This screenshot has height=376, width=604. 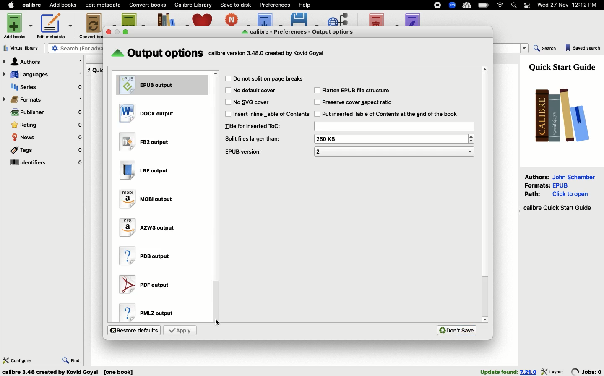 What do you see at coordinates (104, 5) in the screenshot?
I see `Edit metadata` at bounding box center [104, 5].